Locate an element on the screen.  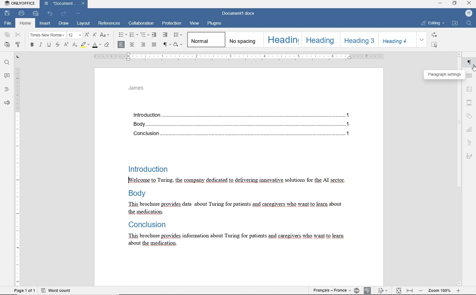
set document language is located at coordinates (357, 291).